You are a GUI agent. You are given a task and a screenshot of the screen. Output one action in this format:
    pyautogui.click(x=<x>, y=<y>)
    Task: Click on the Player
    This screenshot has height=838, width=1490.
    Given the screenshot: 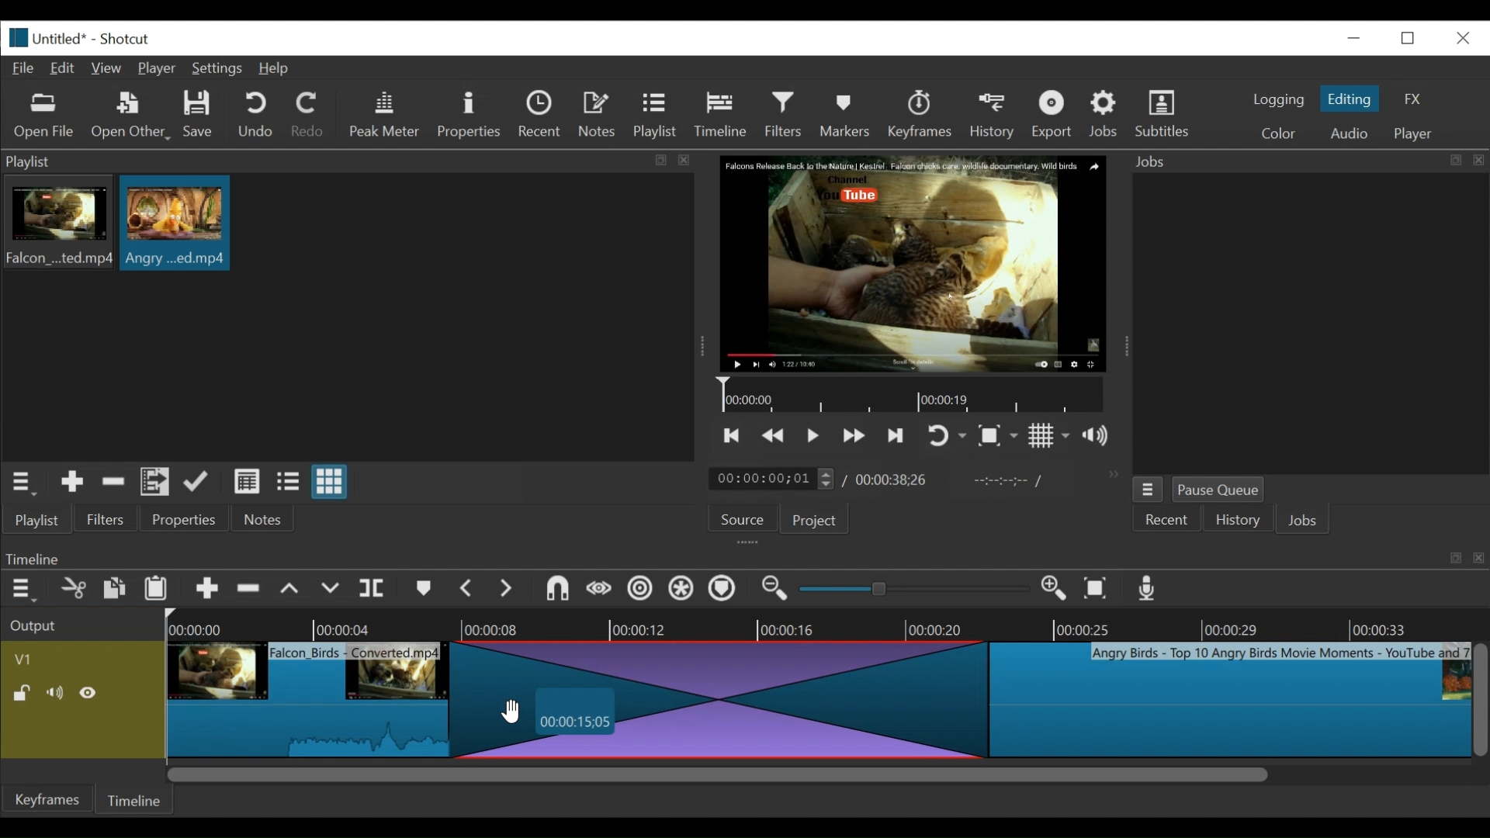 What is the action you would take?
    pyautogui.click(x=161, y=70)
    